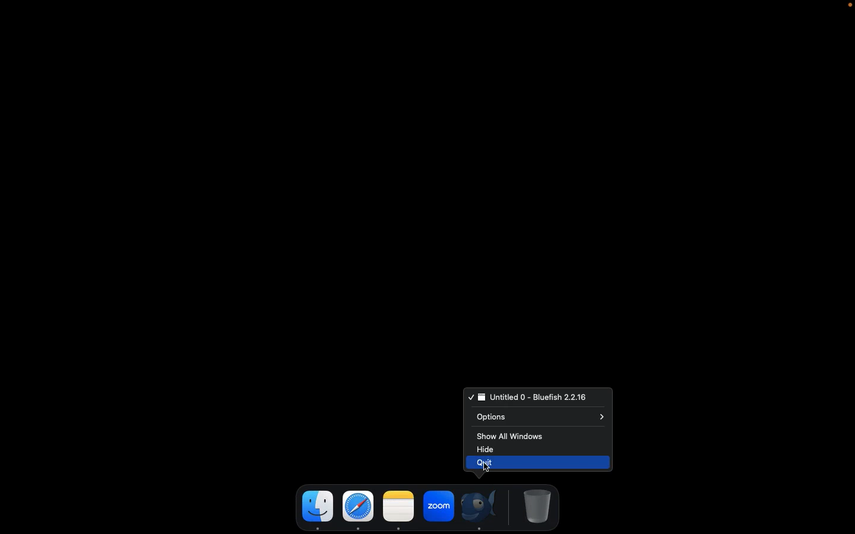 Image resolution: width=855 pixels, height=534 pixels. I want to click on Bluefish, so click(483, 508).